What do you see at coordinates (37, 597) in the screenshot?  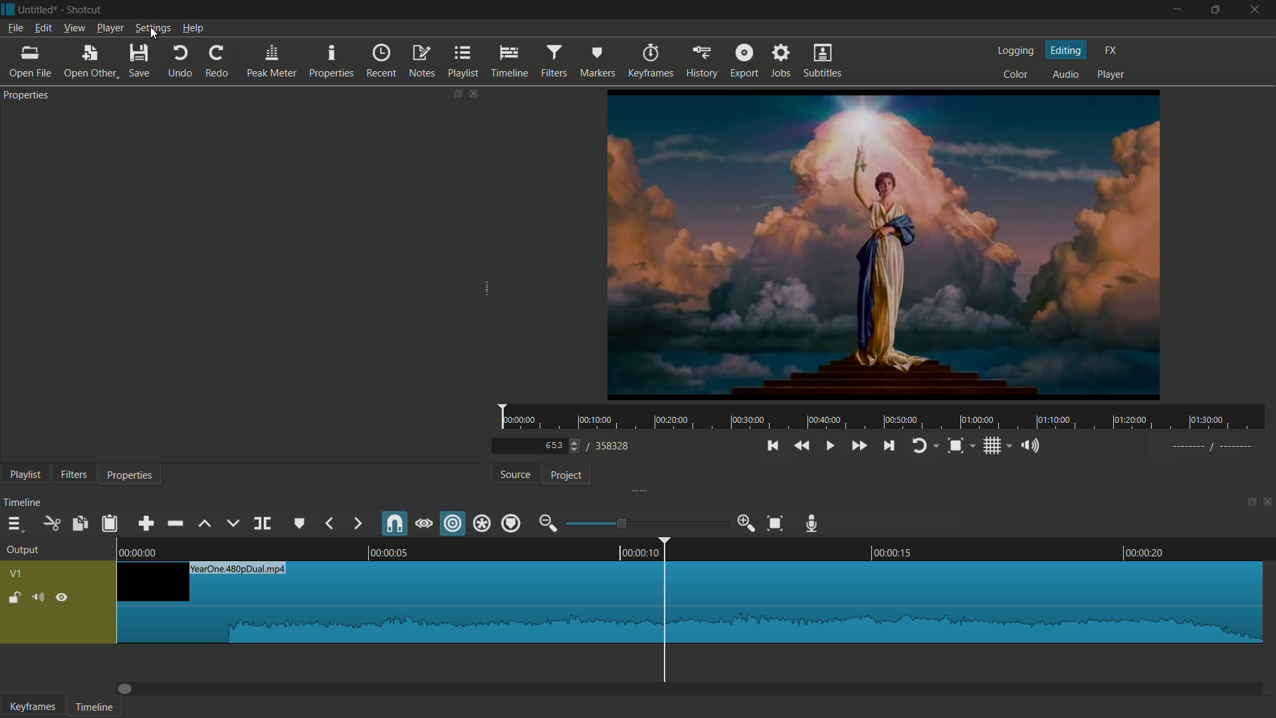 I see `mute` at bounding box center [37, 597].